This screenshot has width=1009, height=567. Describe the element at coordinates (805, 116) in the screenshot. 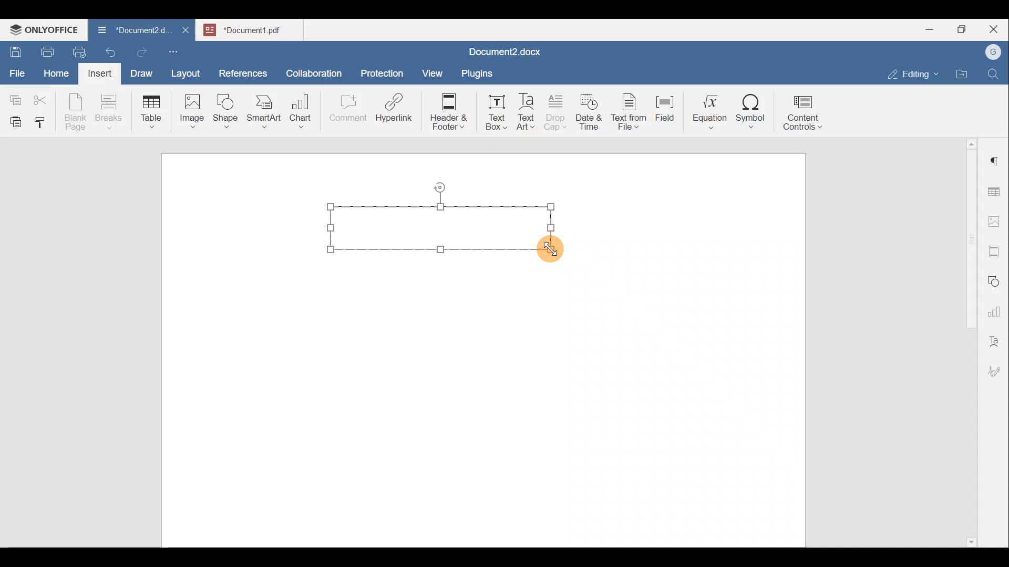

I see `Content controls` at that location.